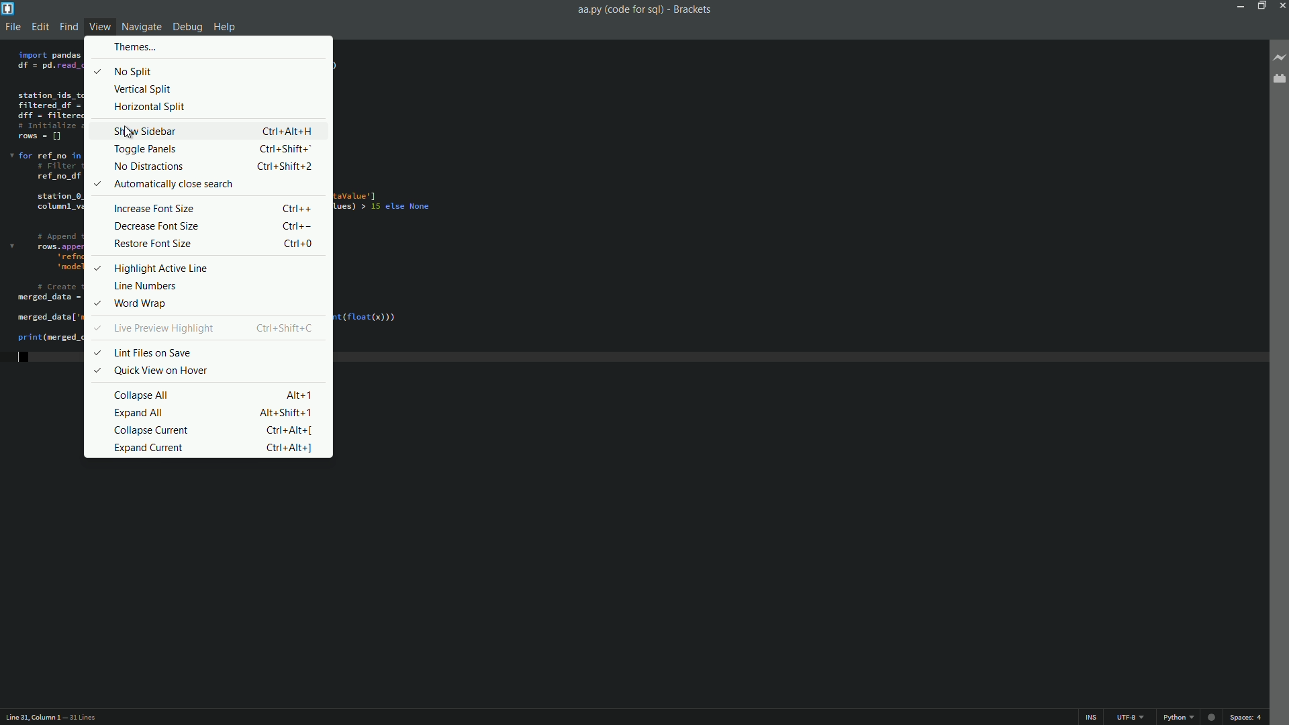 Image resolution: width=1289 pixels, height=725 pixels. Describe the element at coordinates (1179, 718) in the screenshot. I see `python` at that location.